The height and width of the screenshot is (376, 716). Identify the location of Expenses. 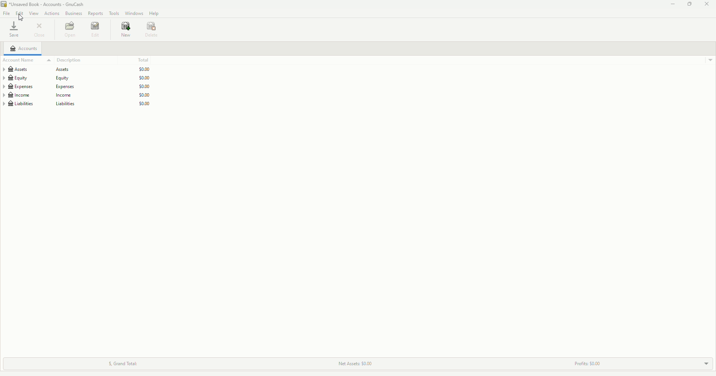
(78, 87).